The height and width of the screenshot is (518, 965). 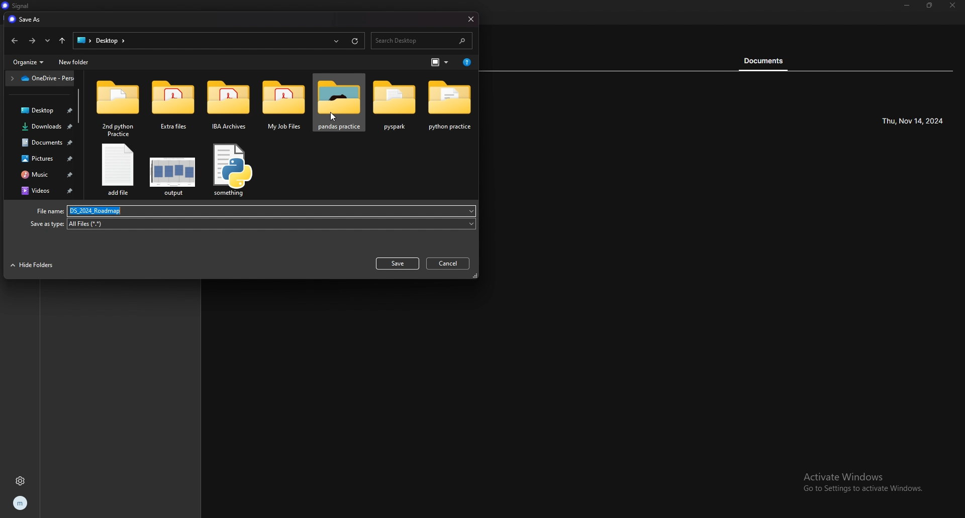 I want to click on cancel, so click(x=448, y=264).